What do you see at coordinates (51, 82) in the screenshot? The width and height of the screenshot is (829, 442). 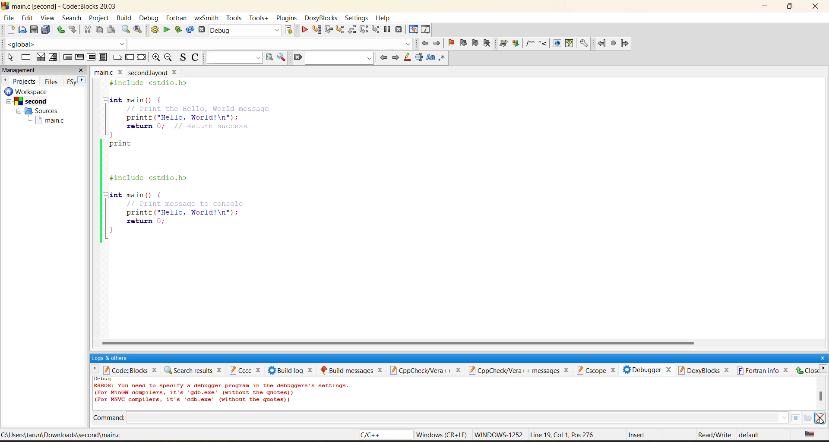 I see `files` at bounding box center [51, 82].